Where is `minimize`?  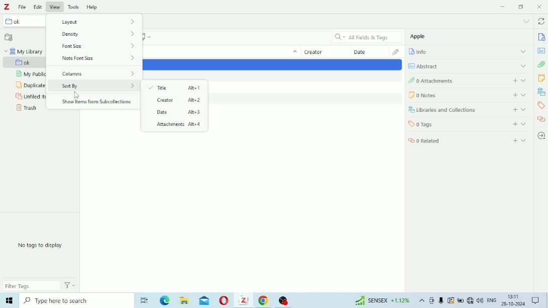
minimize is located at coordinates (503, 6).